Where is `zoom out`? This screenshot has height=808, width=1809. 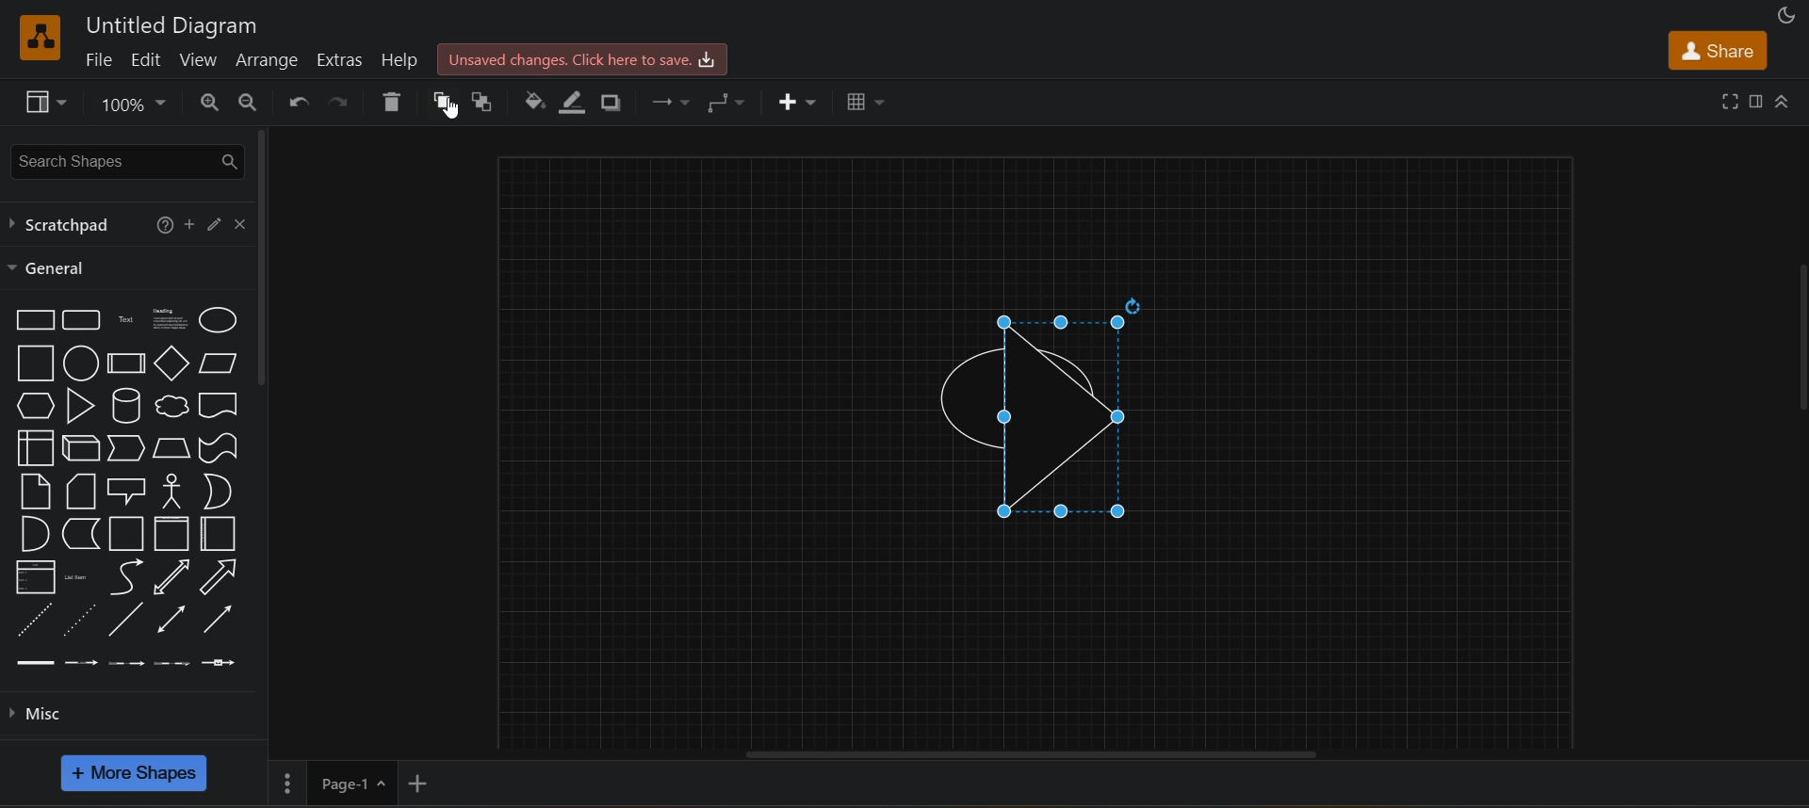 zoom out is located at coordinates (247, 99).